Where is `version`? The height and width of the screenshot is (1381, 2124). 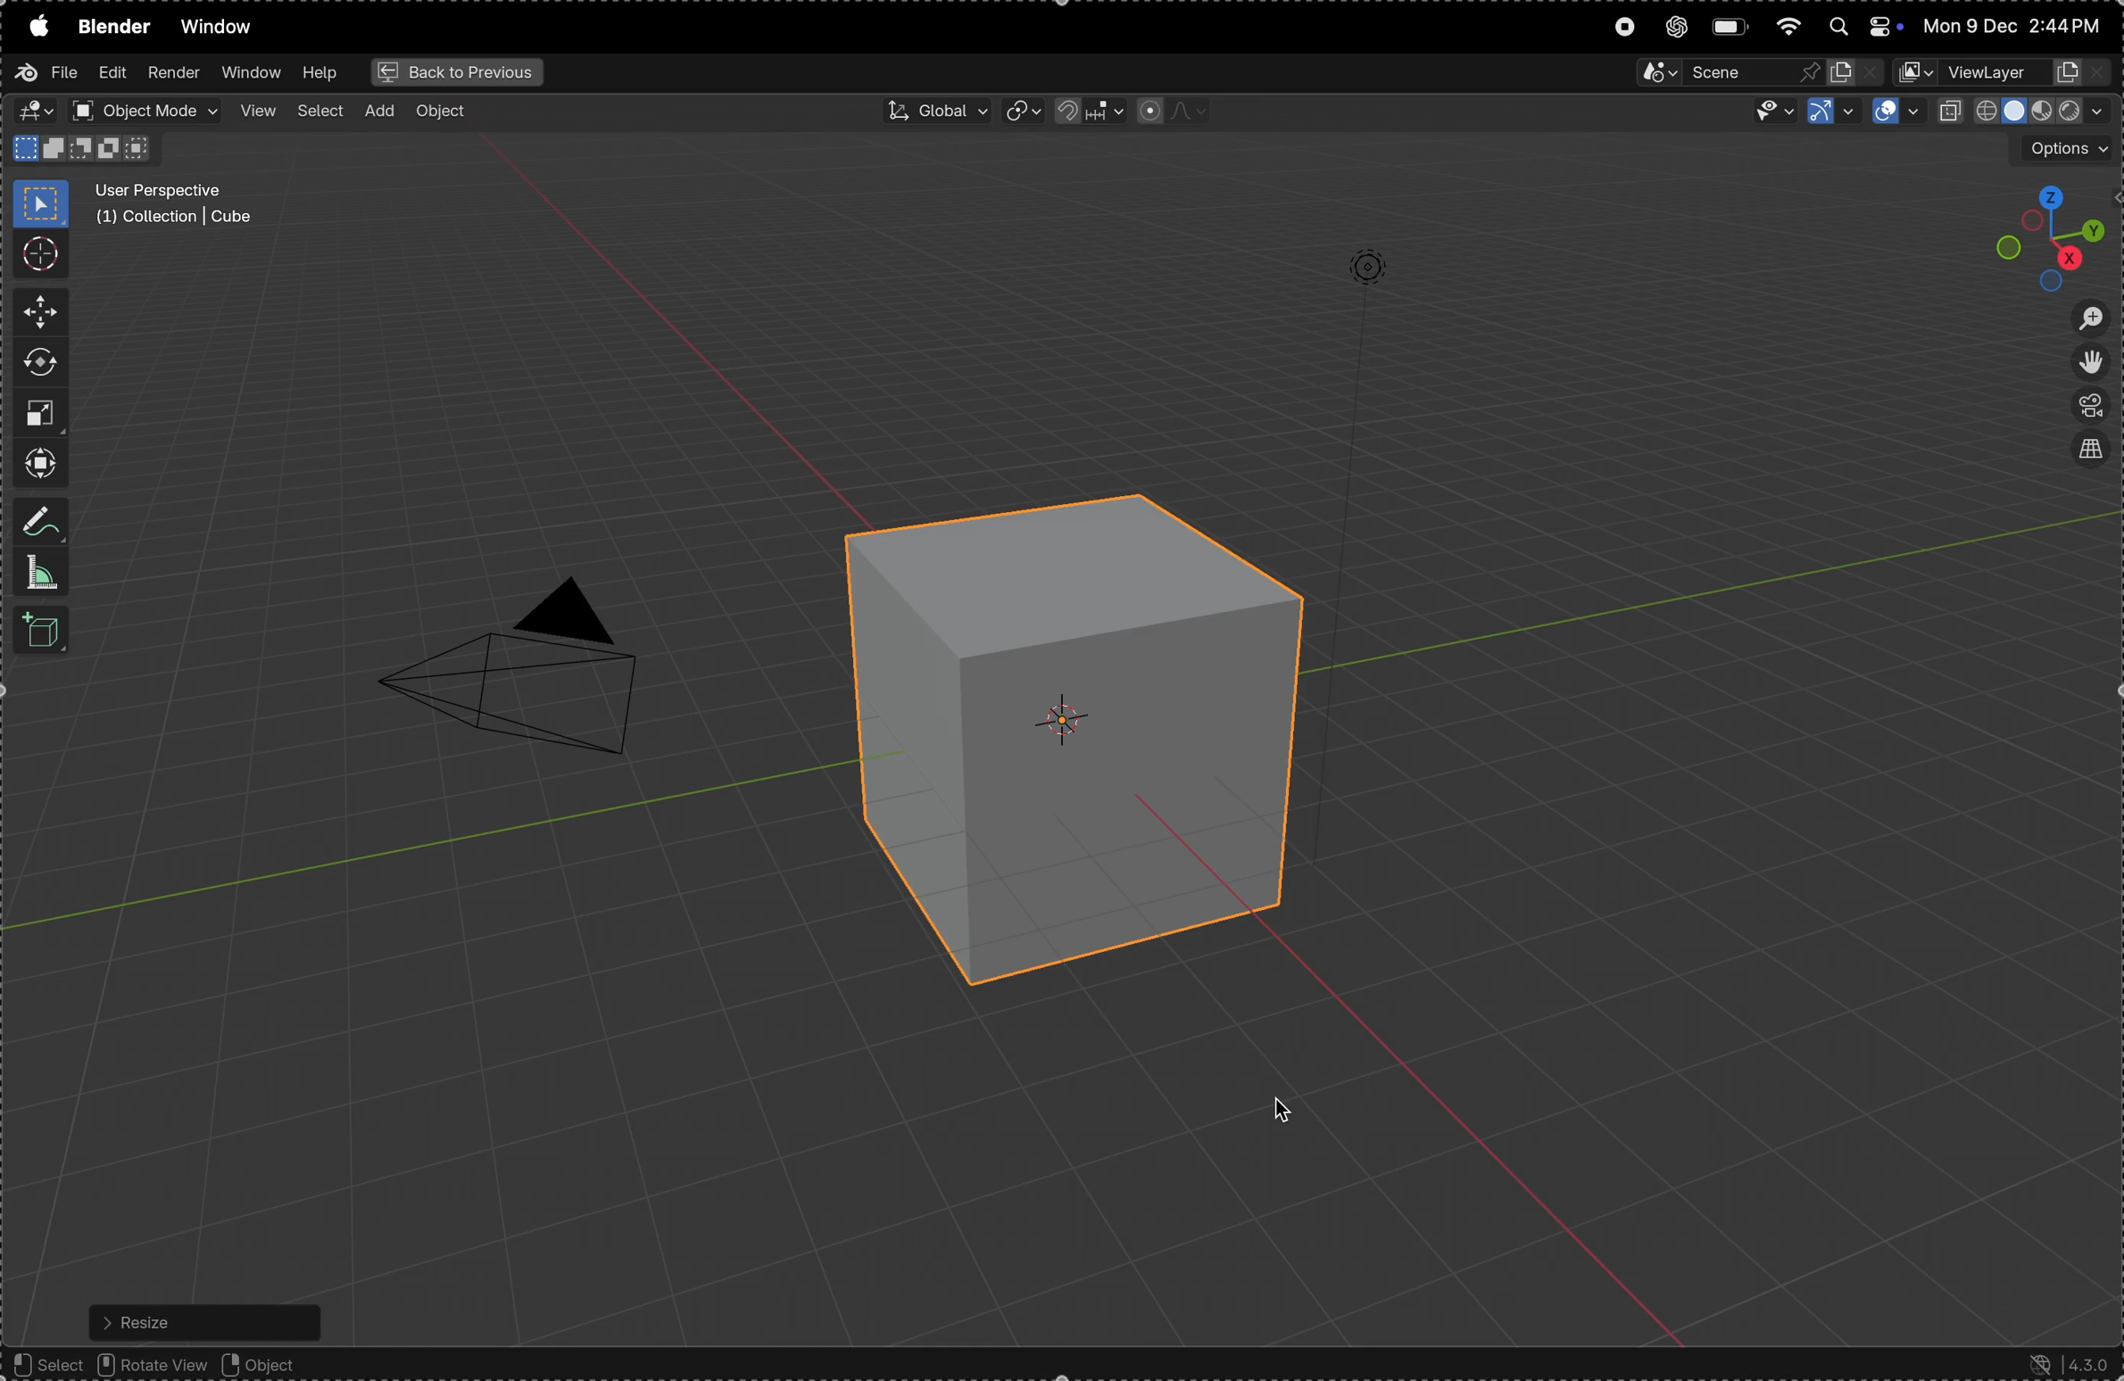
version is located at coordinates (2072, 1364).